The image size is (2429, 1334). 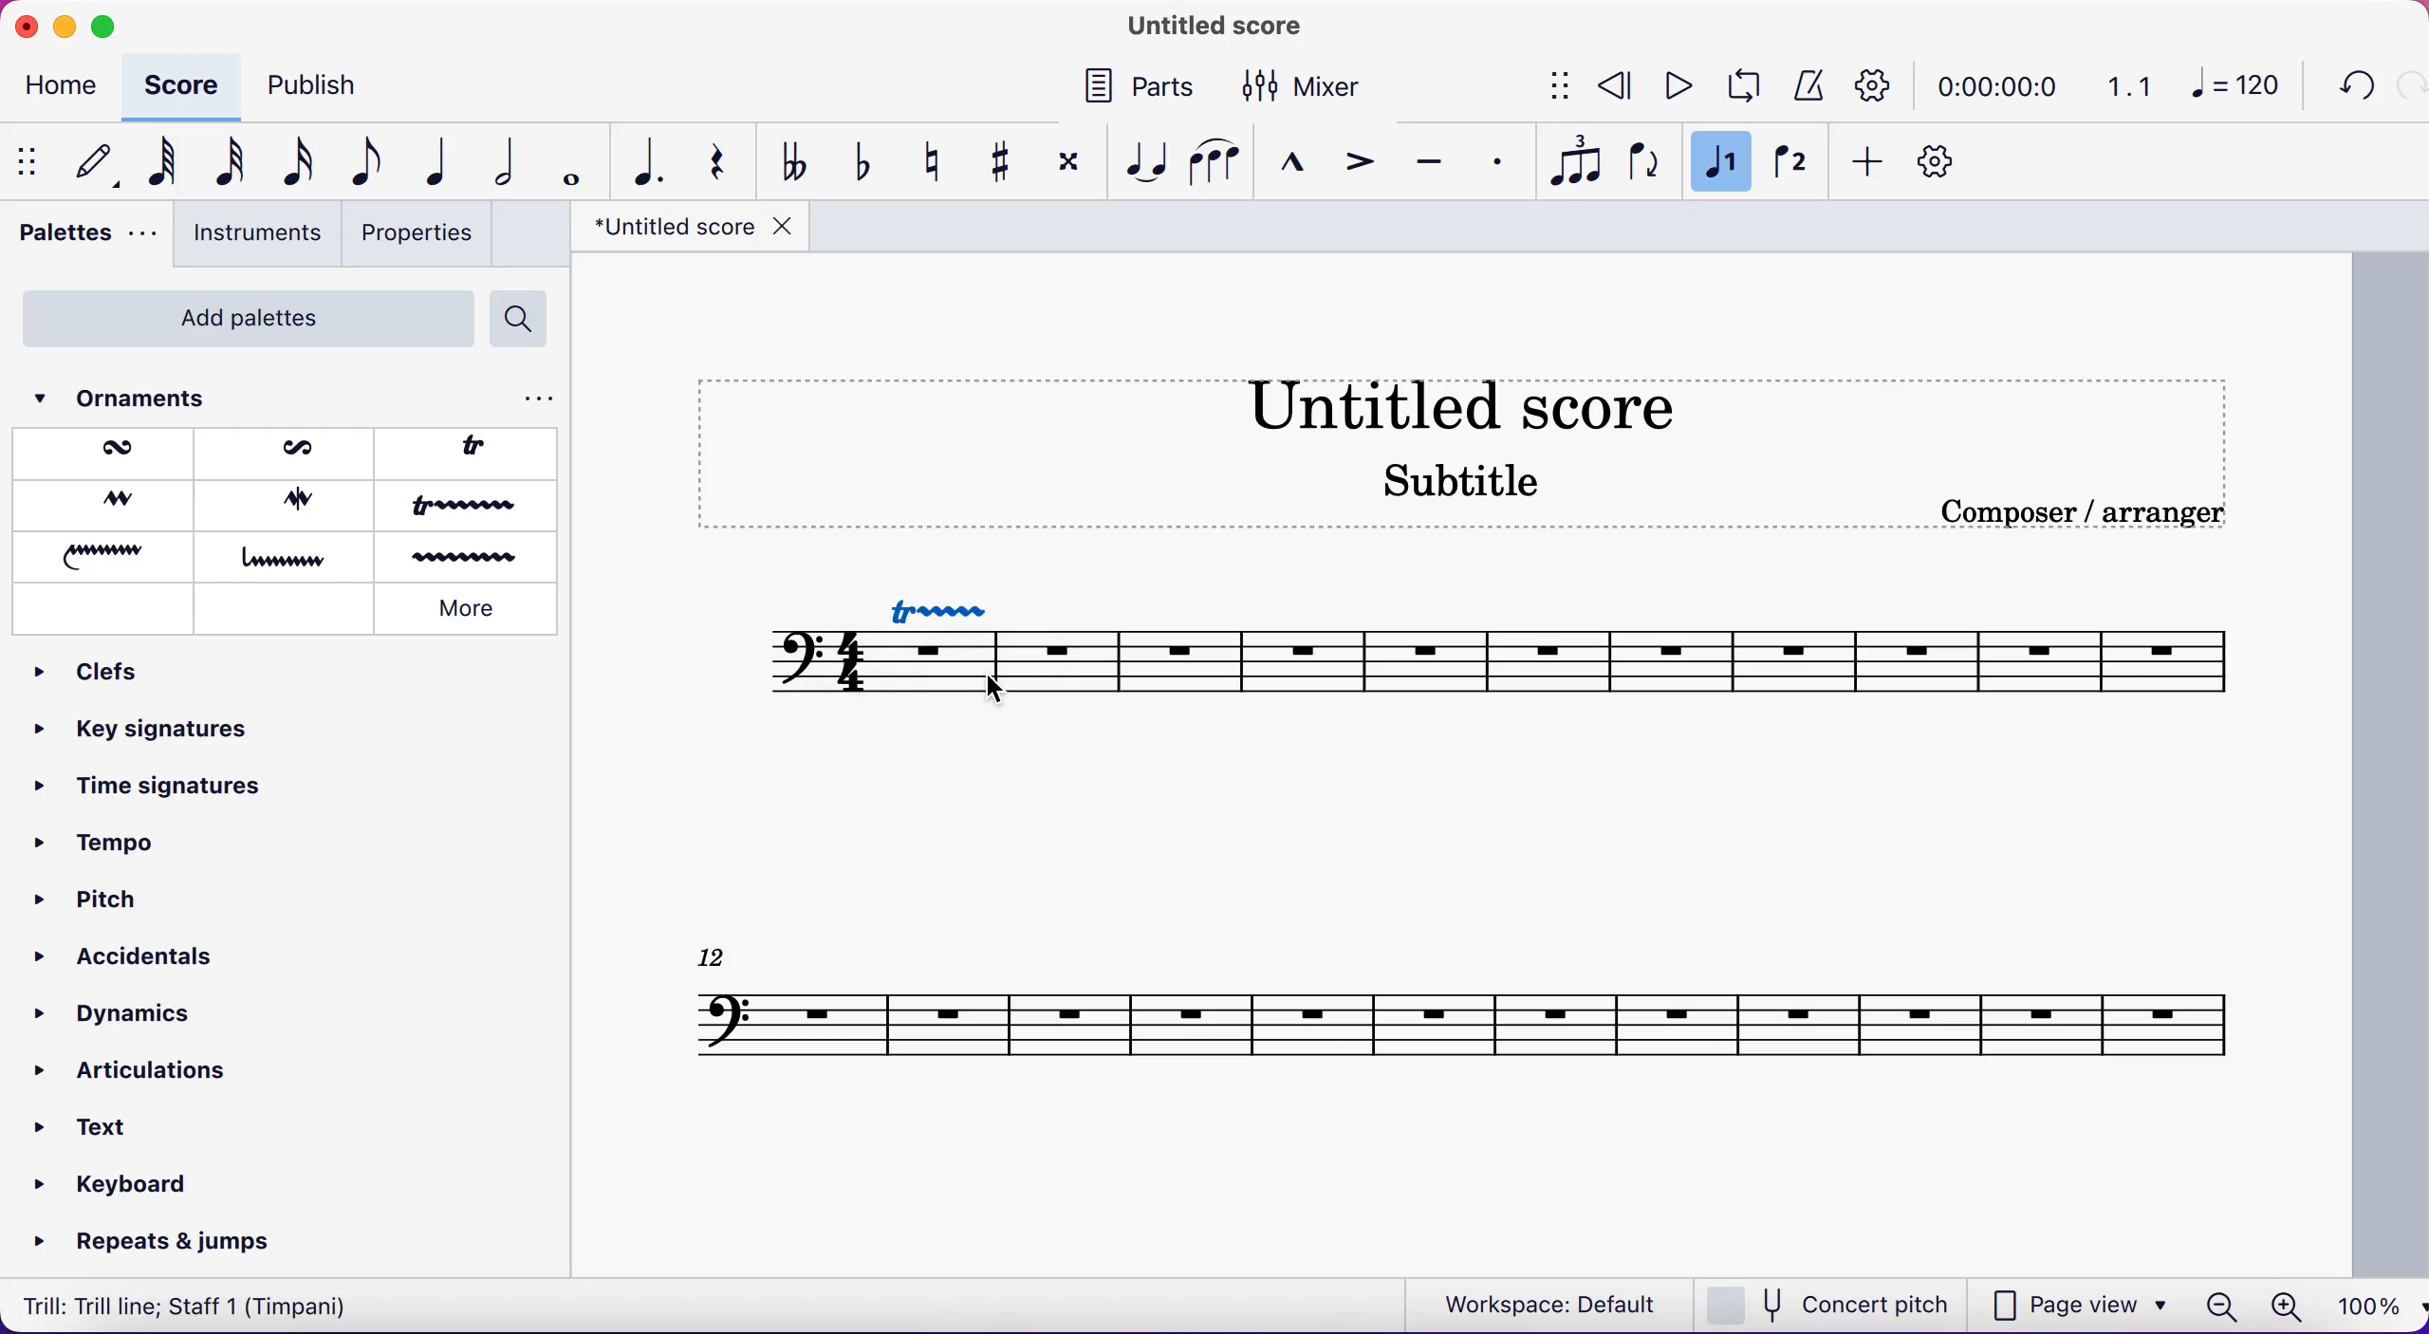 What do you see at coordinates (2241, 89) in the screenshot?
I see `120` at bounding box center [2241, 89].